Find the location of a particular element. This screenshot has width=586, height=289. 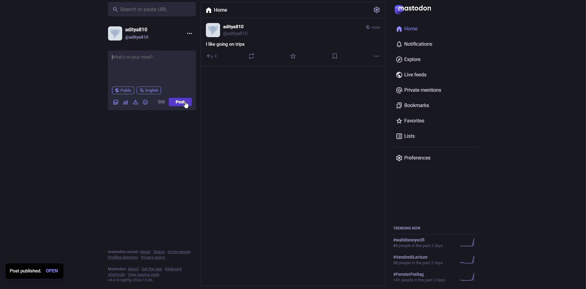

post is located at coordinates (181, 101).